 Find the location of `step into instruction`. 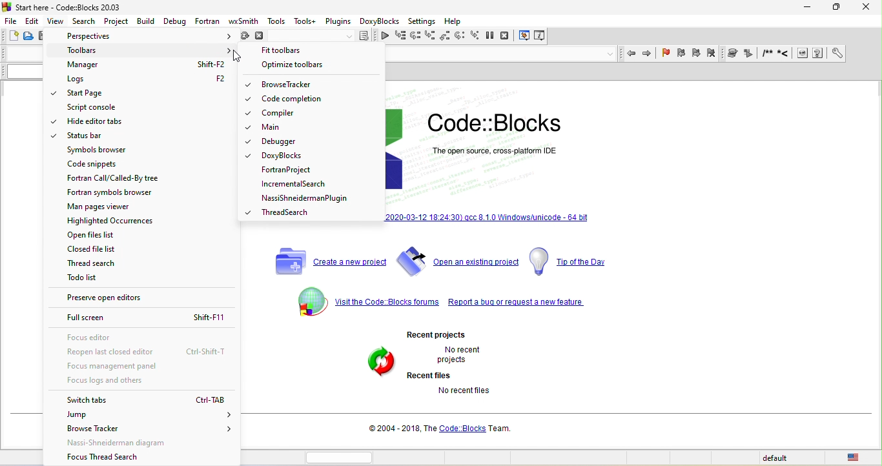

step into instruction is located at coordinates (474, 36).